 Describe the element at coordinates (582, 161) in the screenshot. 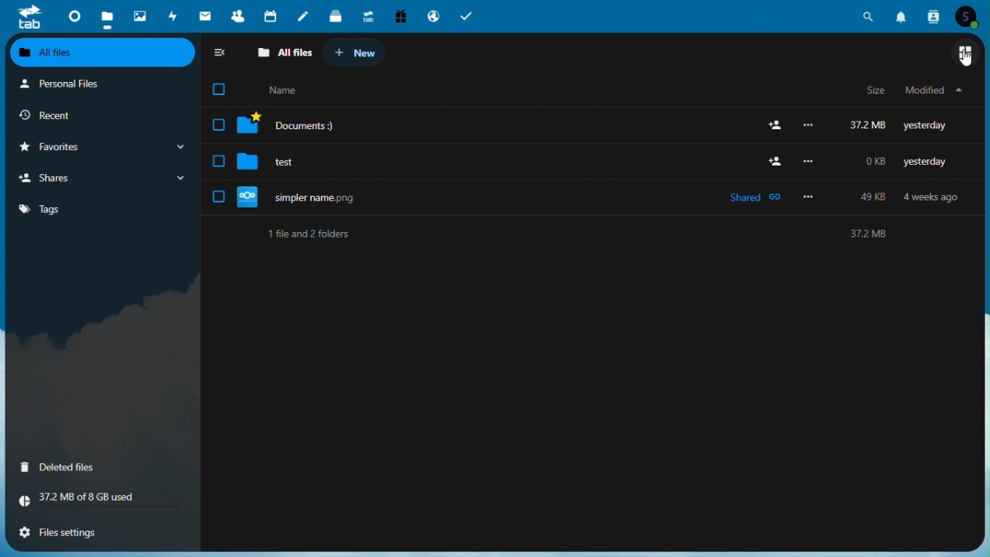

I see `test` at that location.